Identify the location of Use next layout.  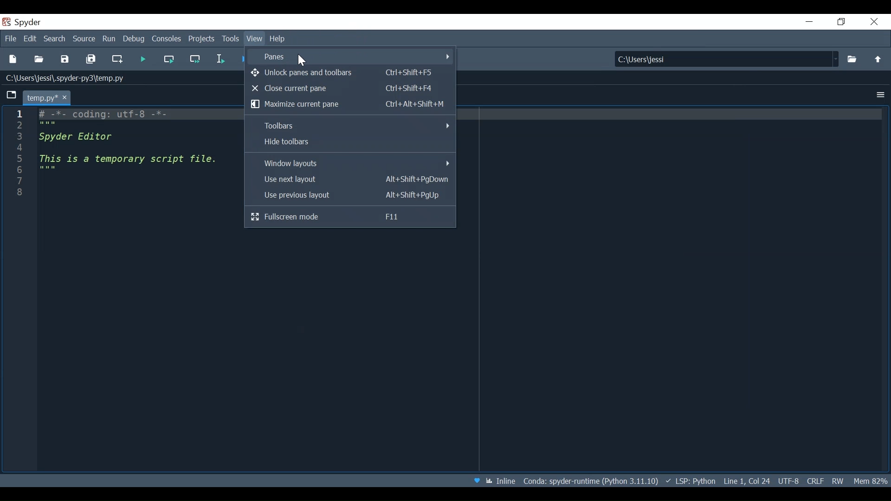
(349, 180).